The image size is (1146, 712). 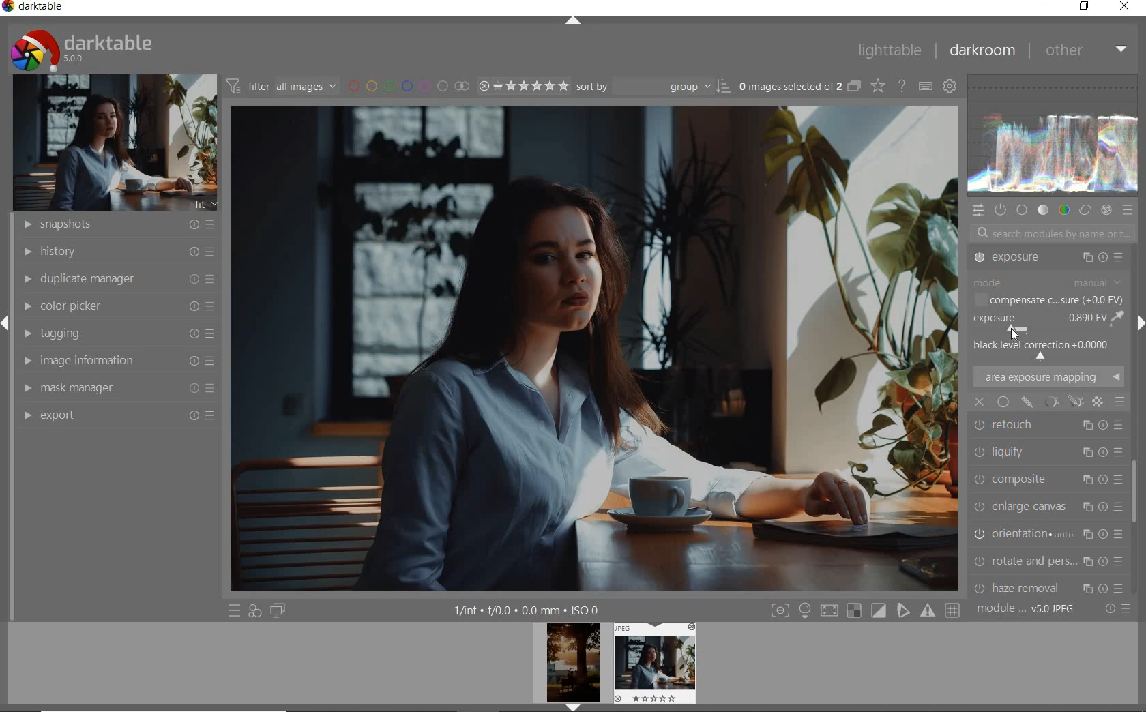 What do you see at coordinates (1047, 289) in the screenshot?
I see `TONE EQUALIZER` at bounding box center [1047, 289].